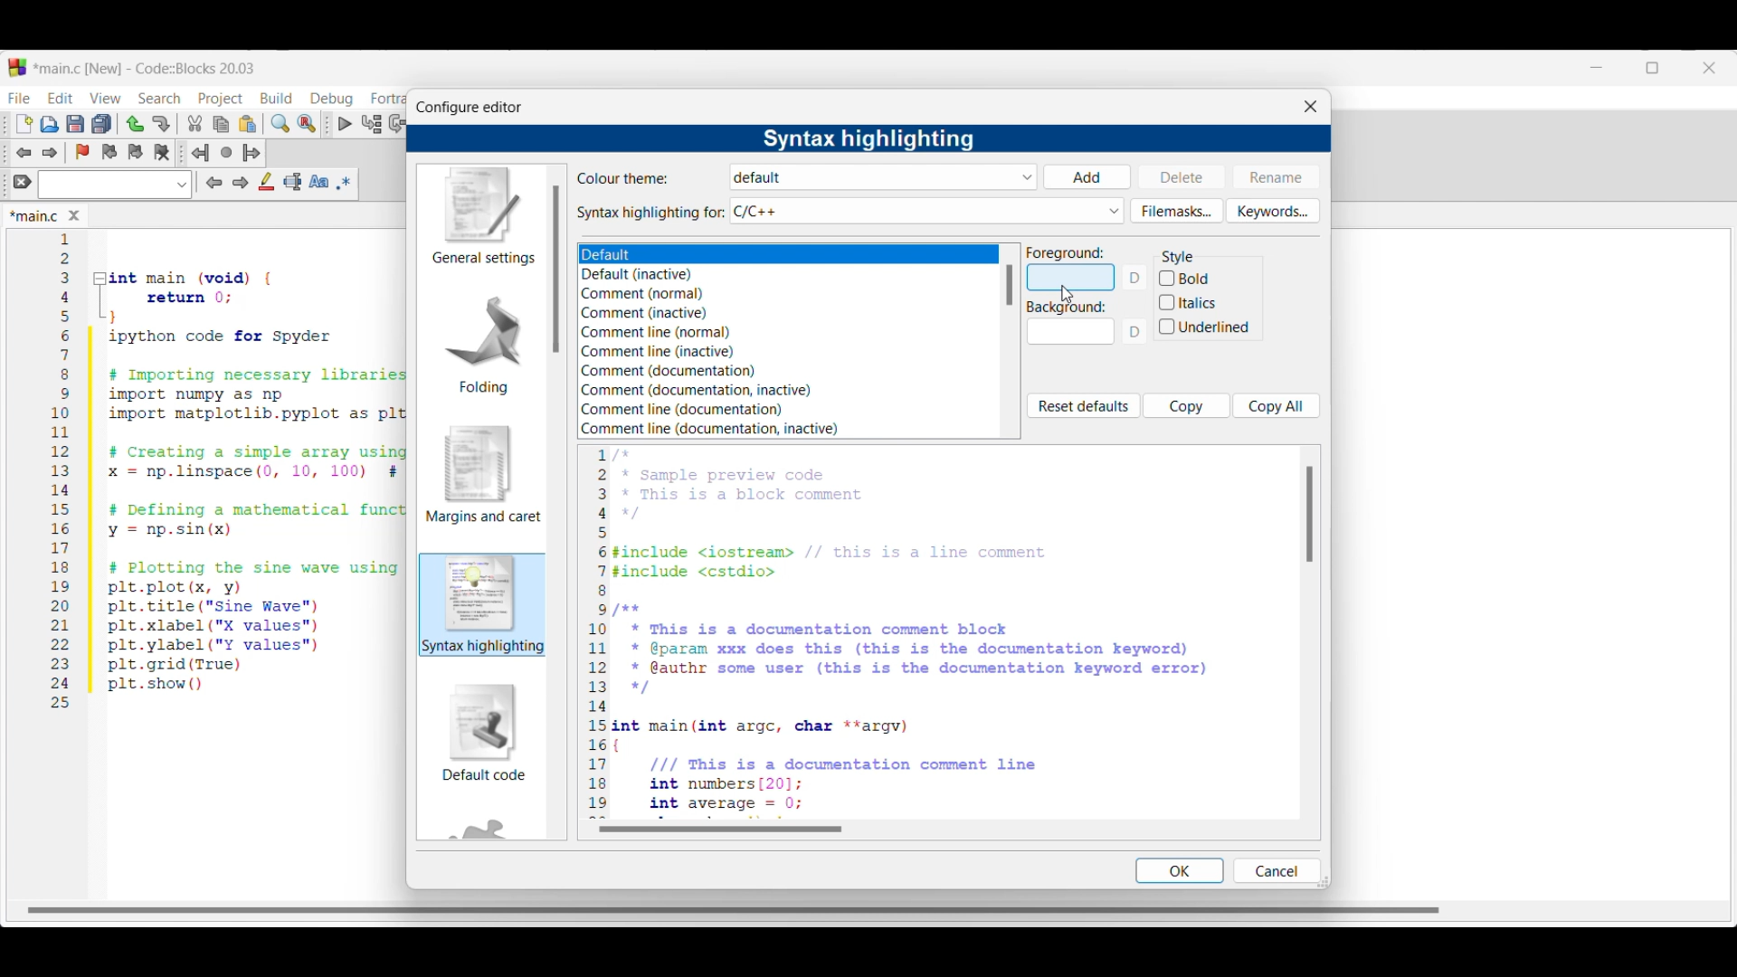 This screenshot has height=977, width=1737. I want to click on Close tab, so click(74, 215).